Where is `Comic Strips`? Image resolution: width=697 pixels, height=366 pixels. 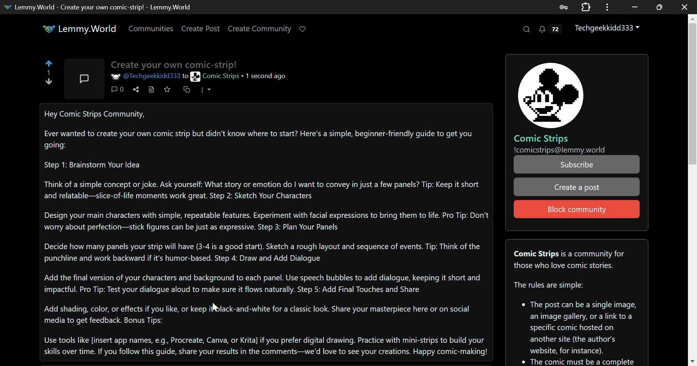 Comic Strips is located at coordinates (215, 77).